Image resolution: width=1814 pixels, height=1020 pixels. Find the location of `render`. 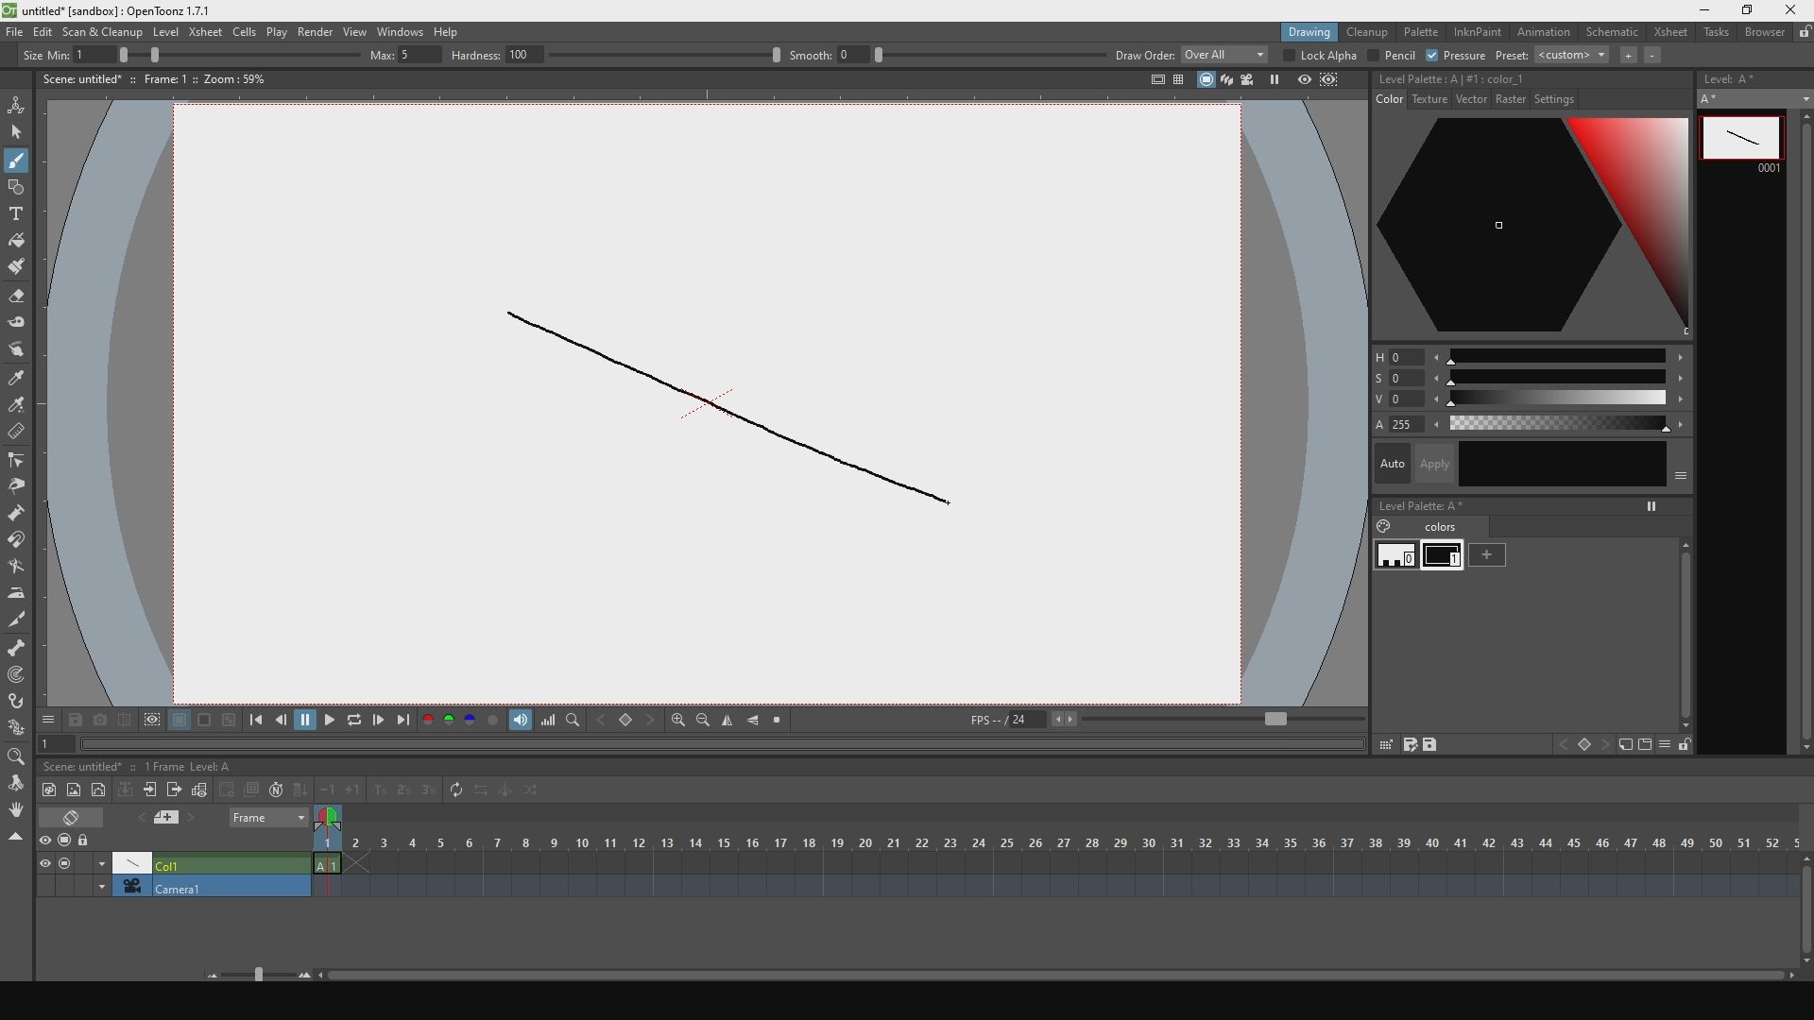

render is located at coordinates (314, 31).